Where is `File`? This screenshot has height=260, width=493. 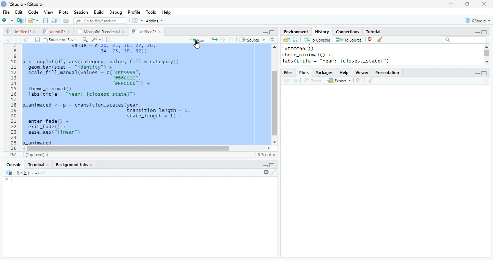 File is located at coordinates (7, 12).